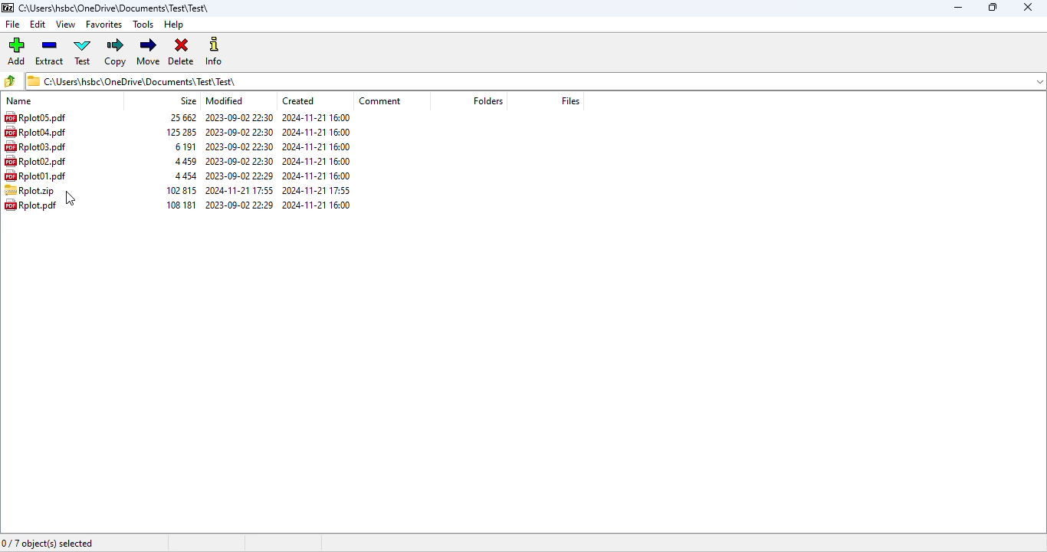 This screenshot has width=1047, height=552. I want to click on 0/7 object(s) selected, so click(48, 544).